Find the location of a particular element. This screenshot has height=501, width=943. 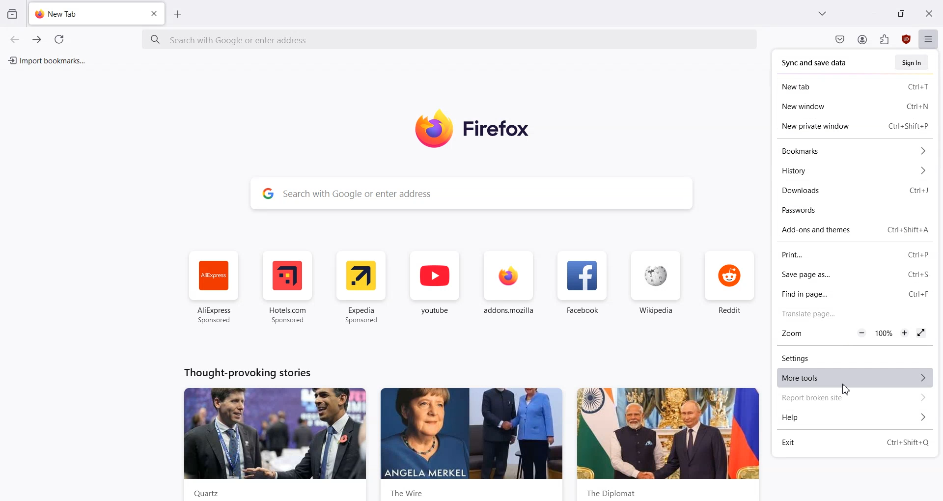

Translate page is located at coordinates (852, 313).